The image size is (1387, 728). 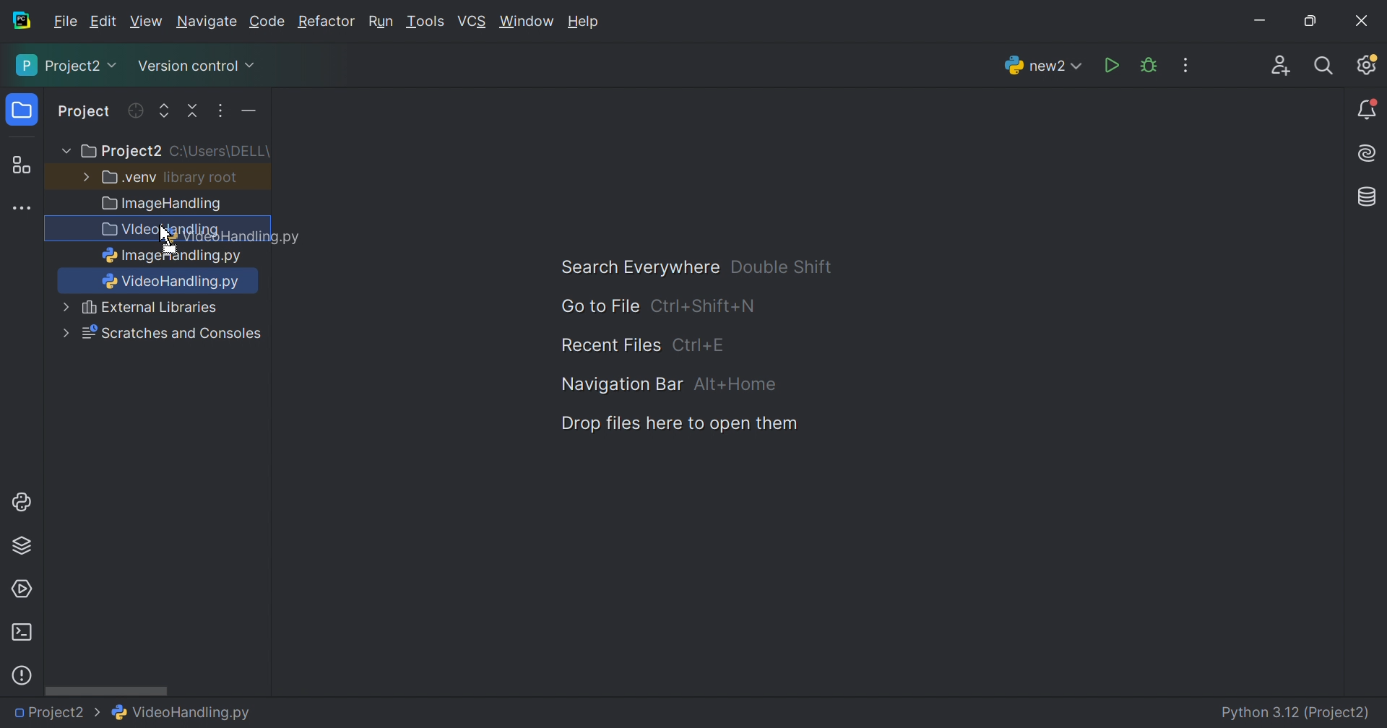 I want to click on more, so click(x=64, y=334).